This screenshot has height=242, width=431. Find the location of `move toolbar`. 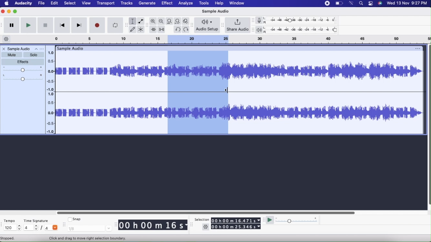

move toolbar is located at coordinates (3, 25).